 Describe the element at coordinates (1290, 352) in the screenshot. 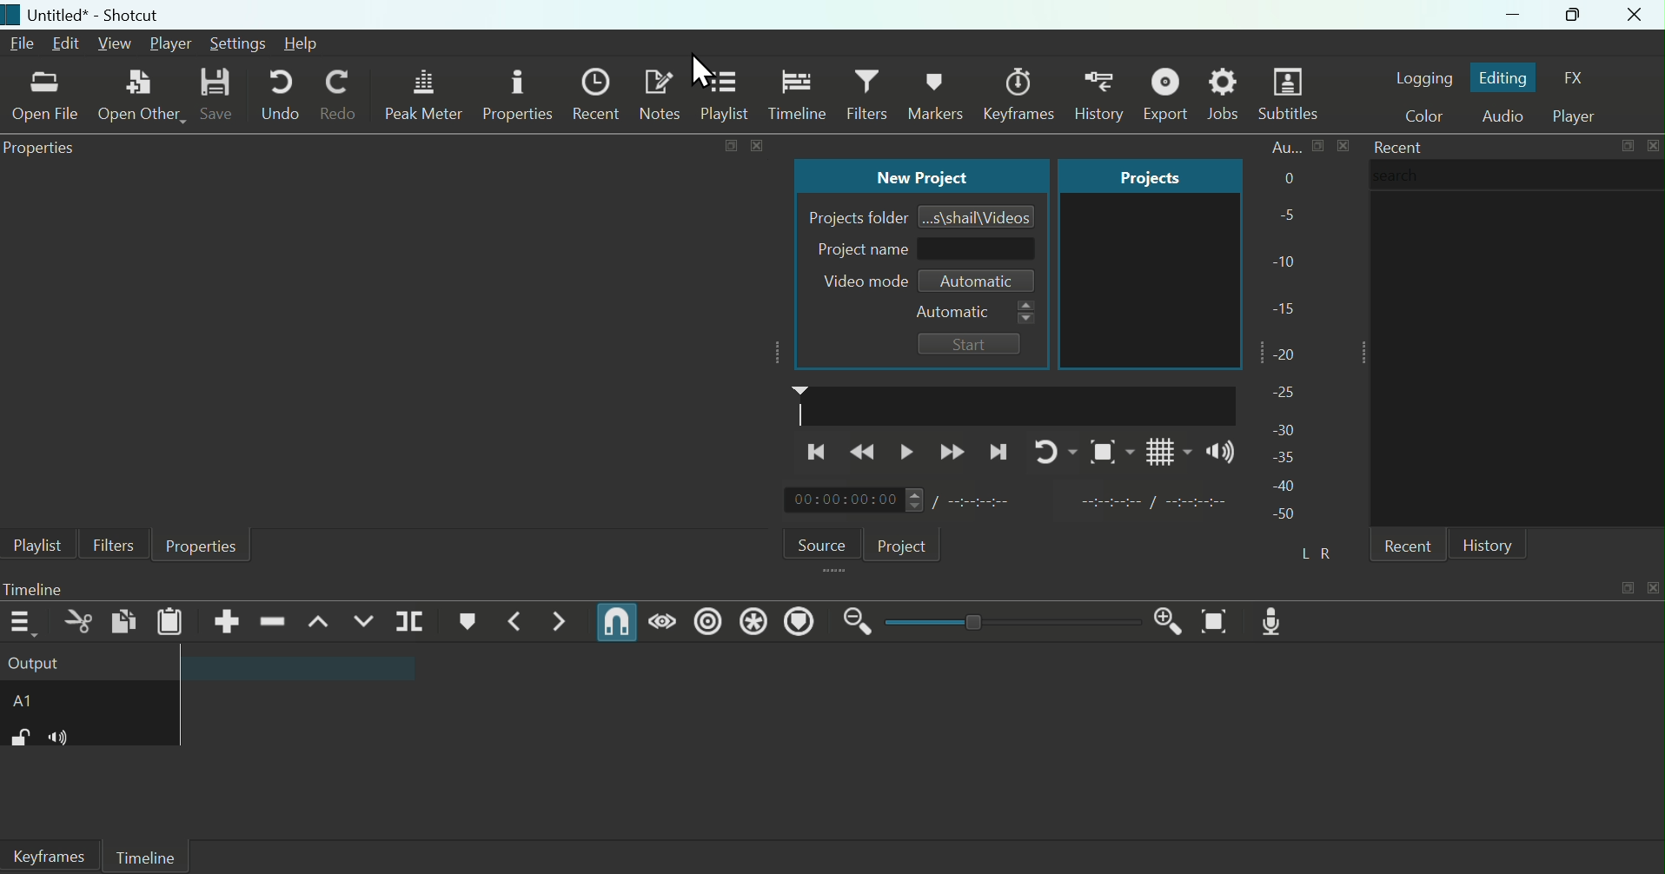

I see `-20` at that location.